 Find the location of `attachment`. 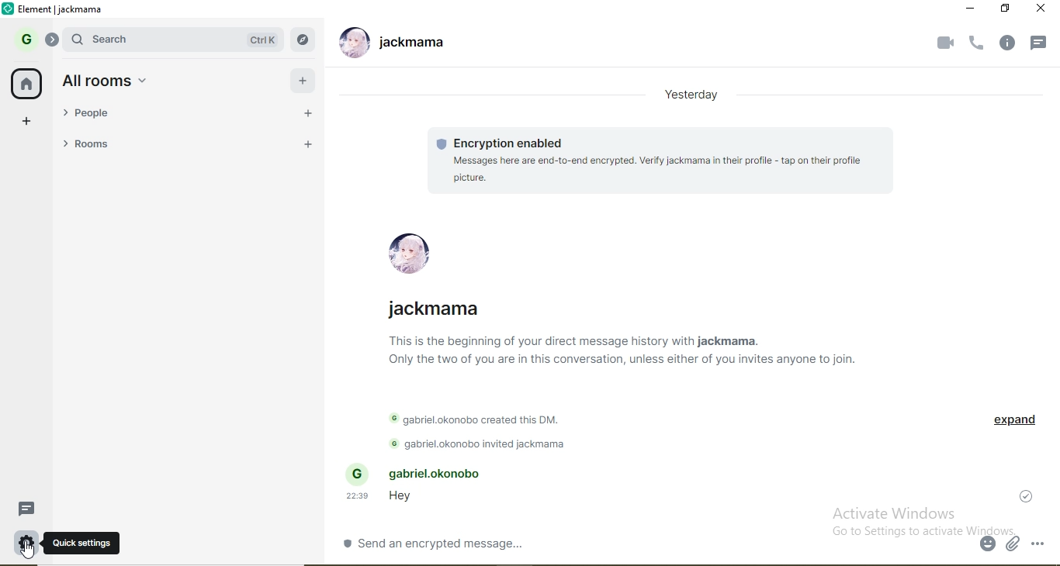

attachment is located at coordinates (1014, 546).